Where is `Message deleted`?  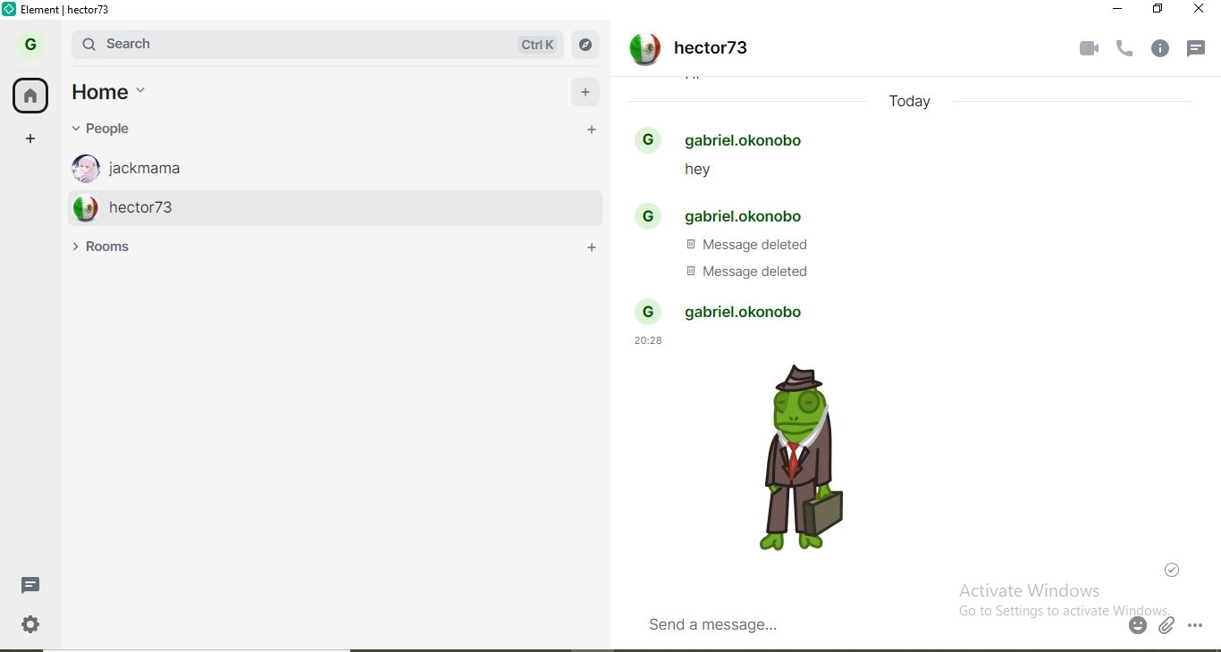 Message deleted is located at coordinates (739, 270).